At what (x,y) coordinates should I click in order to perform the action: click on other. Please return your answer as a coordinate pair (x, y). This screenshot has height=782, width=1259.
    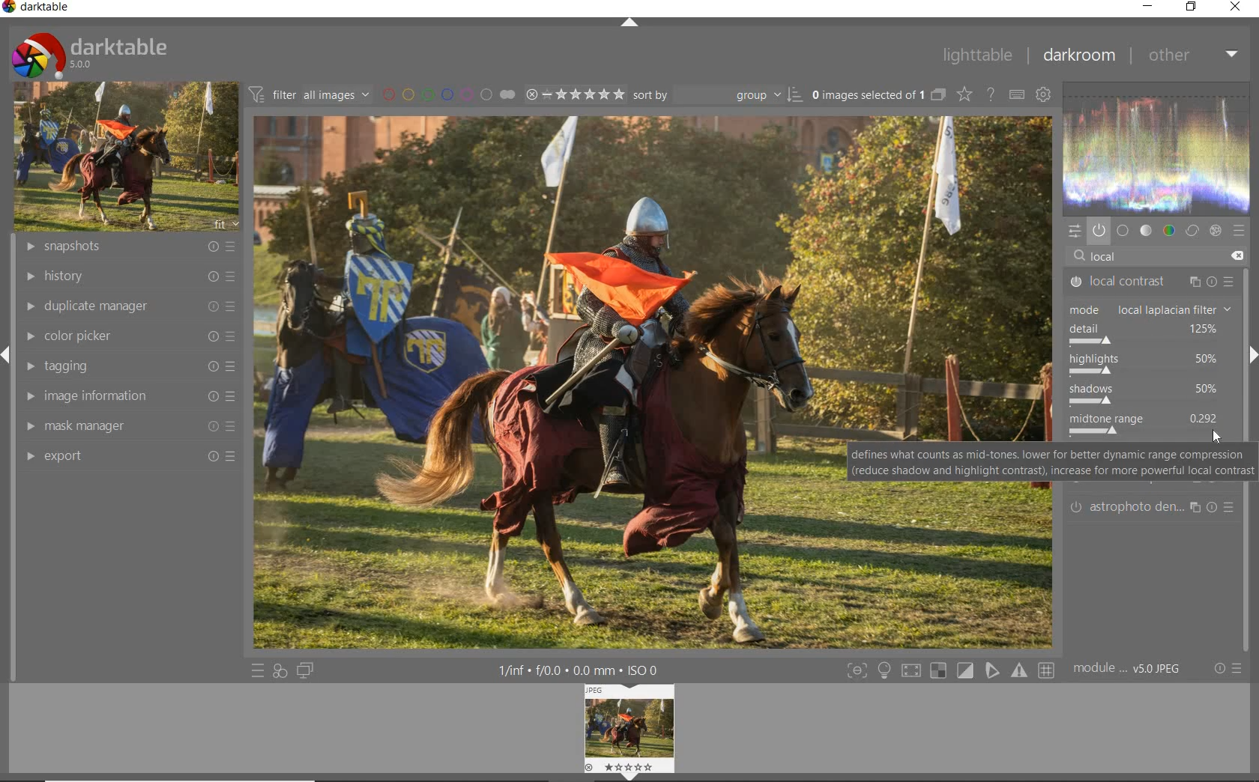
    Looking at the image, I should click on (1194, 56).